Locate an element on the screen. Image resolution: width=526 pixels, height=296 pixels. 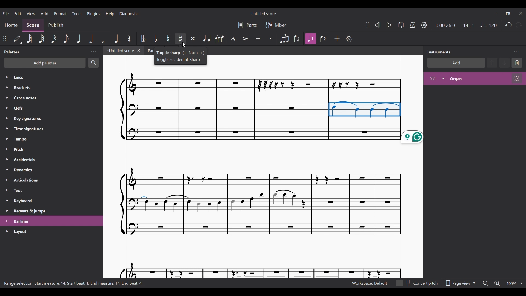
Parts settings is located at coordinates (247, 25).